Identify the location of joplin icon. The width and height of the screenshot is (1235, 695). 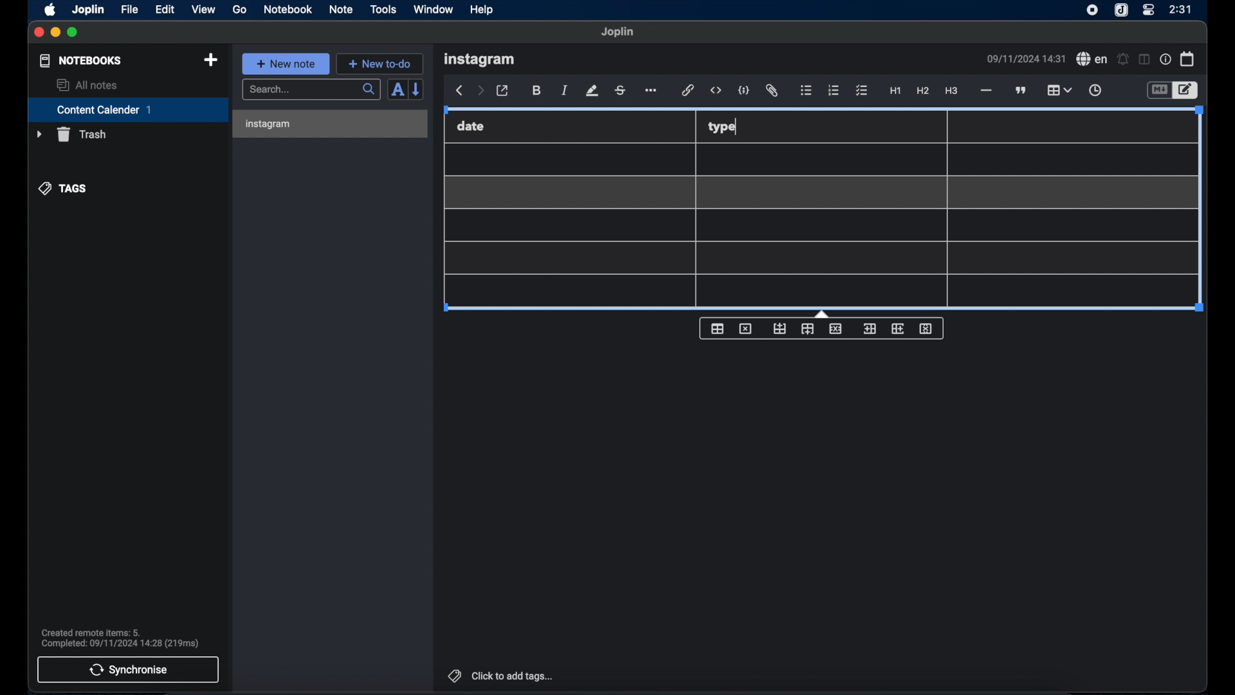
(1121, 10).